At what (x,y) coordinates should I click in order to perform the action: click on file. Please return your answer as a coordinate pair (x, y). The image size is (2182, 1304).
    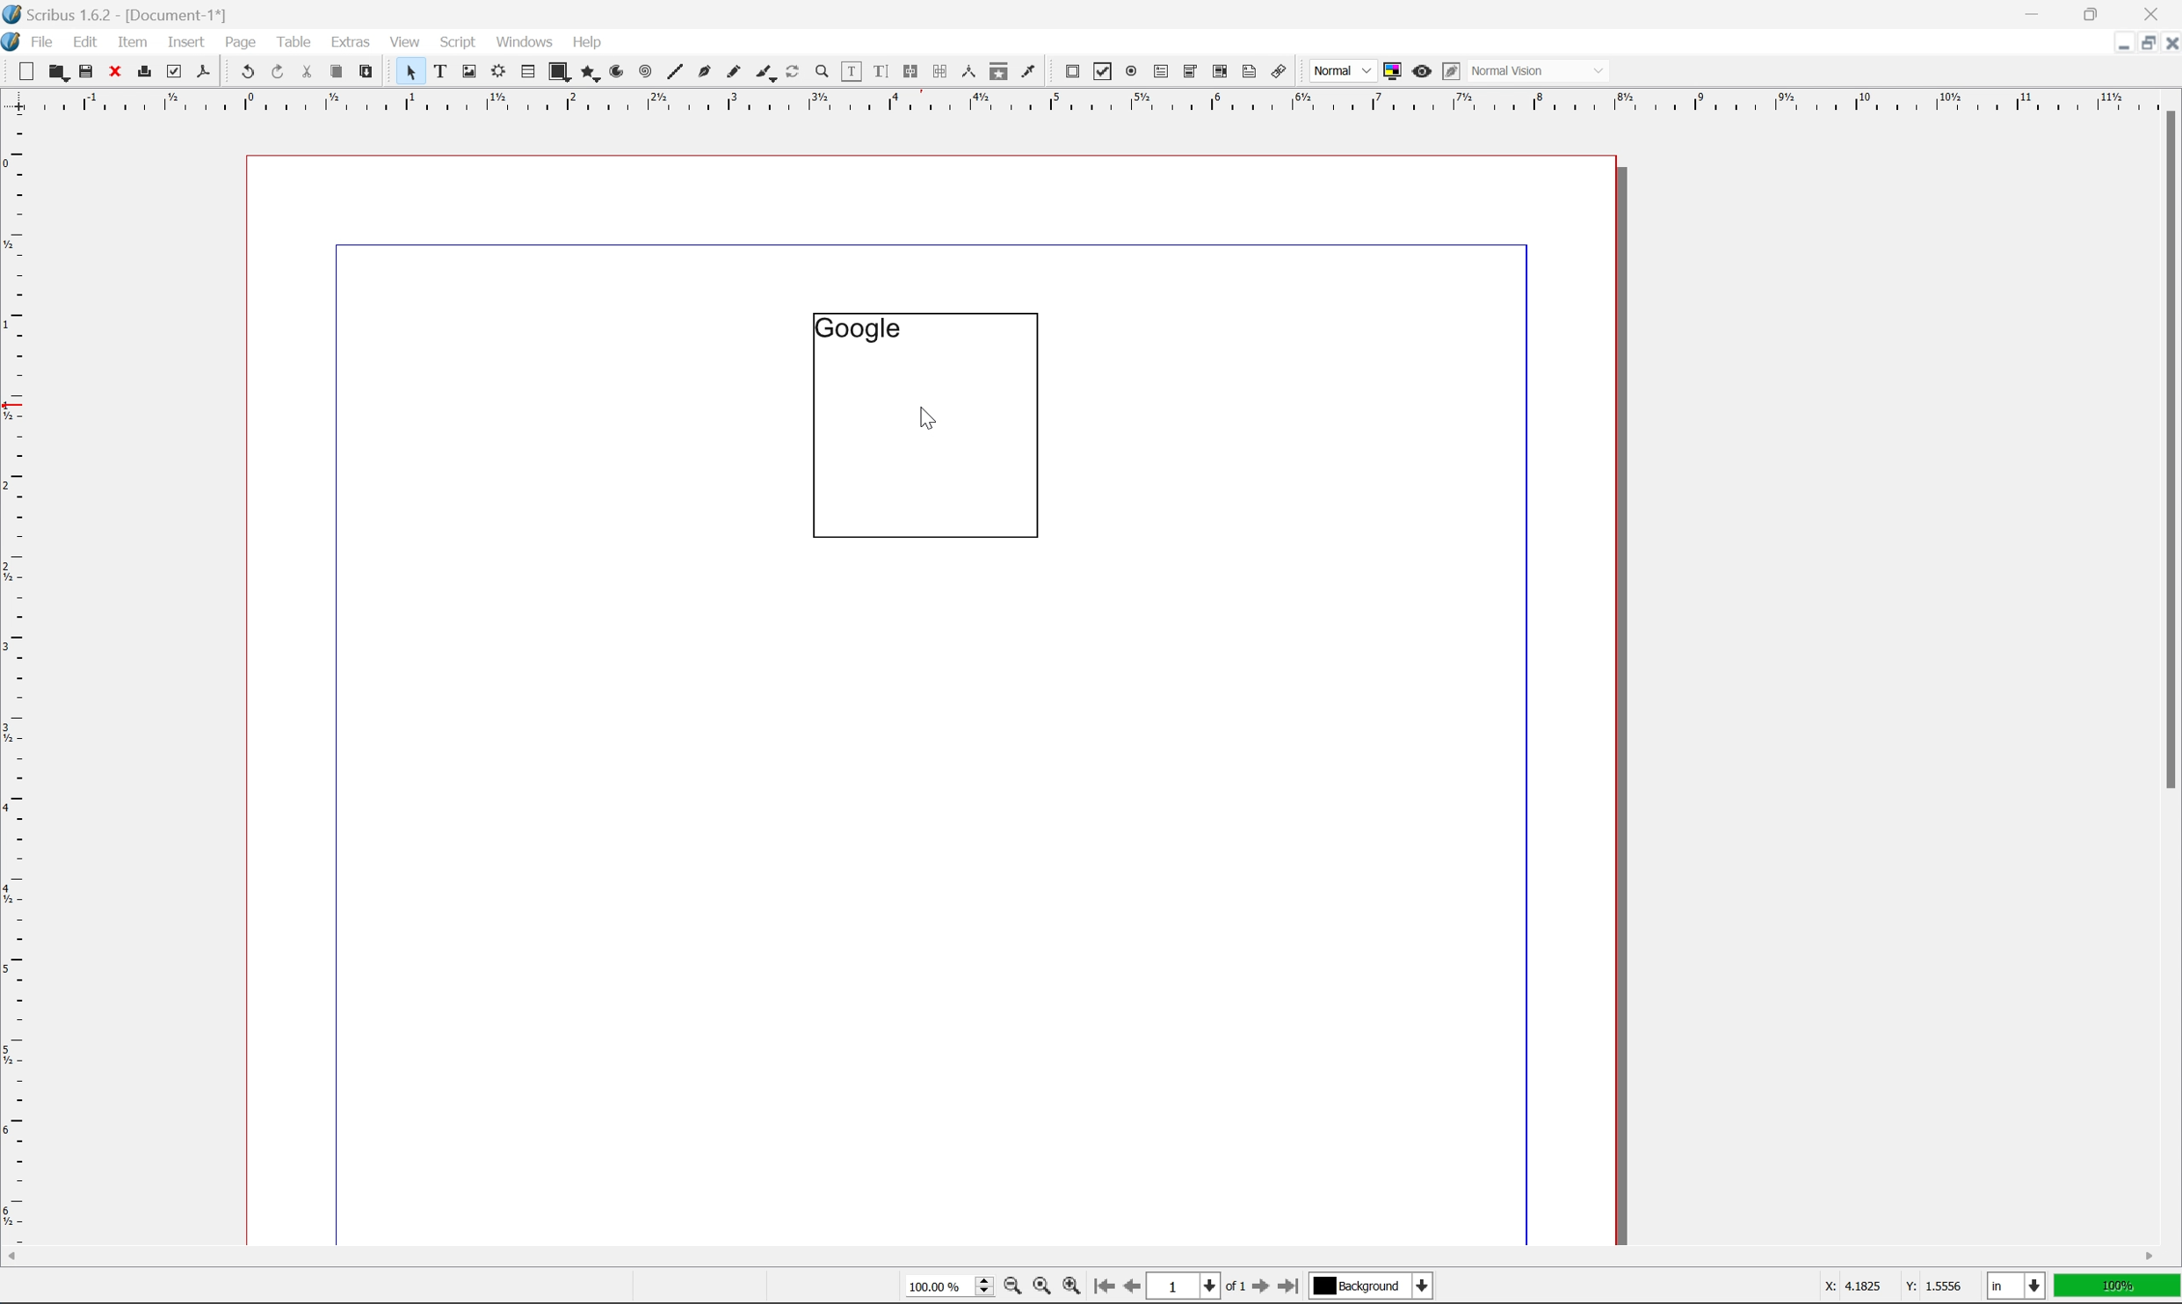
    Looking at the image, I should click on (43, 42).